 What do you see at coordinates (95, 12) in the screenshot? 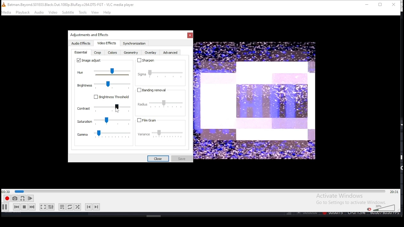
I see `view` at bounding box center [95, 12].